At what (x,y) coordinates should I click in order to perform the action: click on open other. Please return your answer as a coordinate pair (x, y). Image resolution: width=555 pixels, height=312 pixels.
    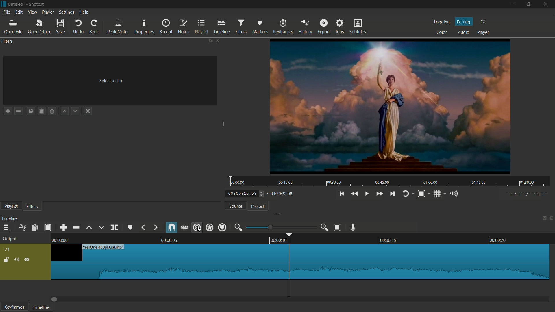
    Looking at the image, I should click on (38, 27).